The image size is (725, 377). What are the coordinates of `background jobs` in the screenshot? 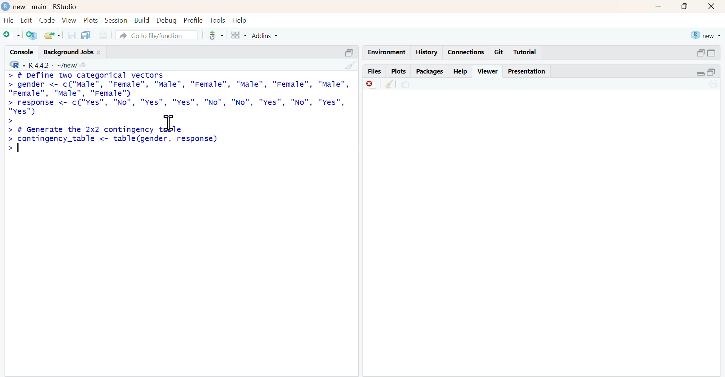 It's located at (69, 52).